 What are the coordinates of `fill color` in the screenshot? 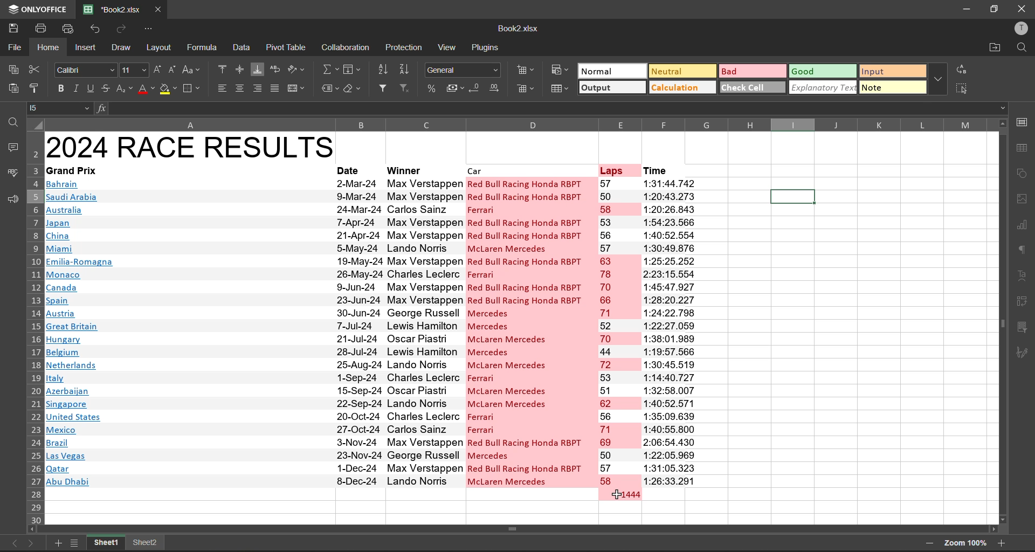 It's located at (167, 89).